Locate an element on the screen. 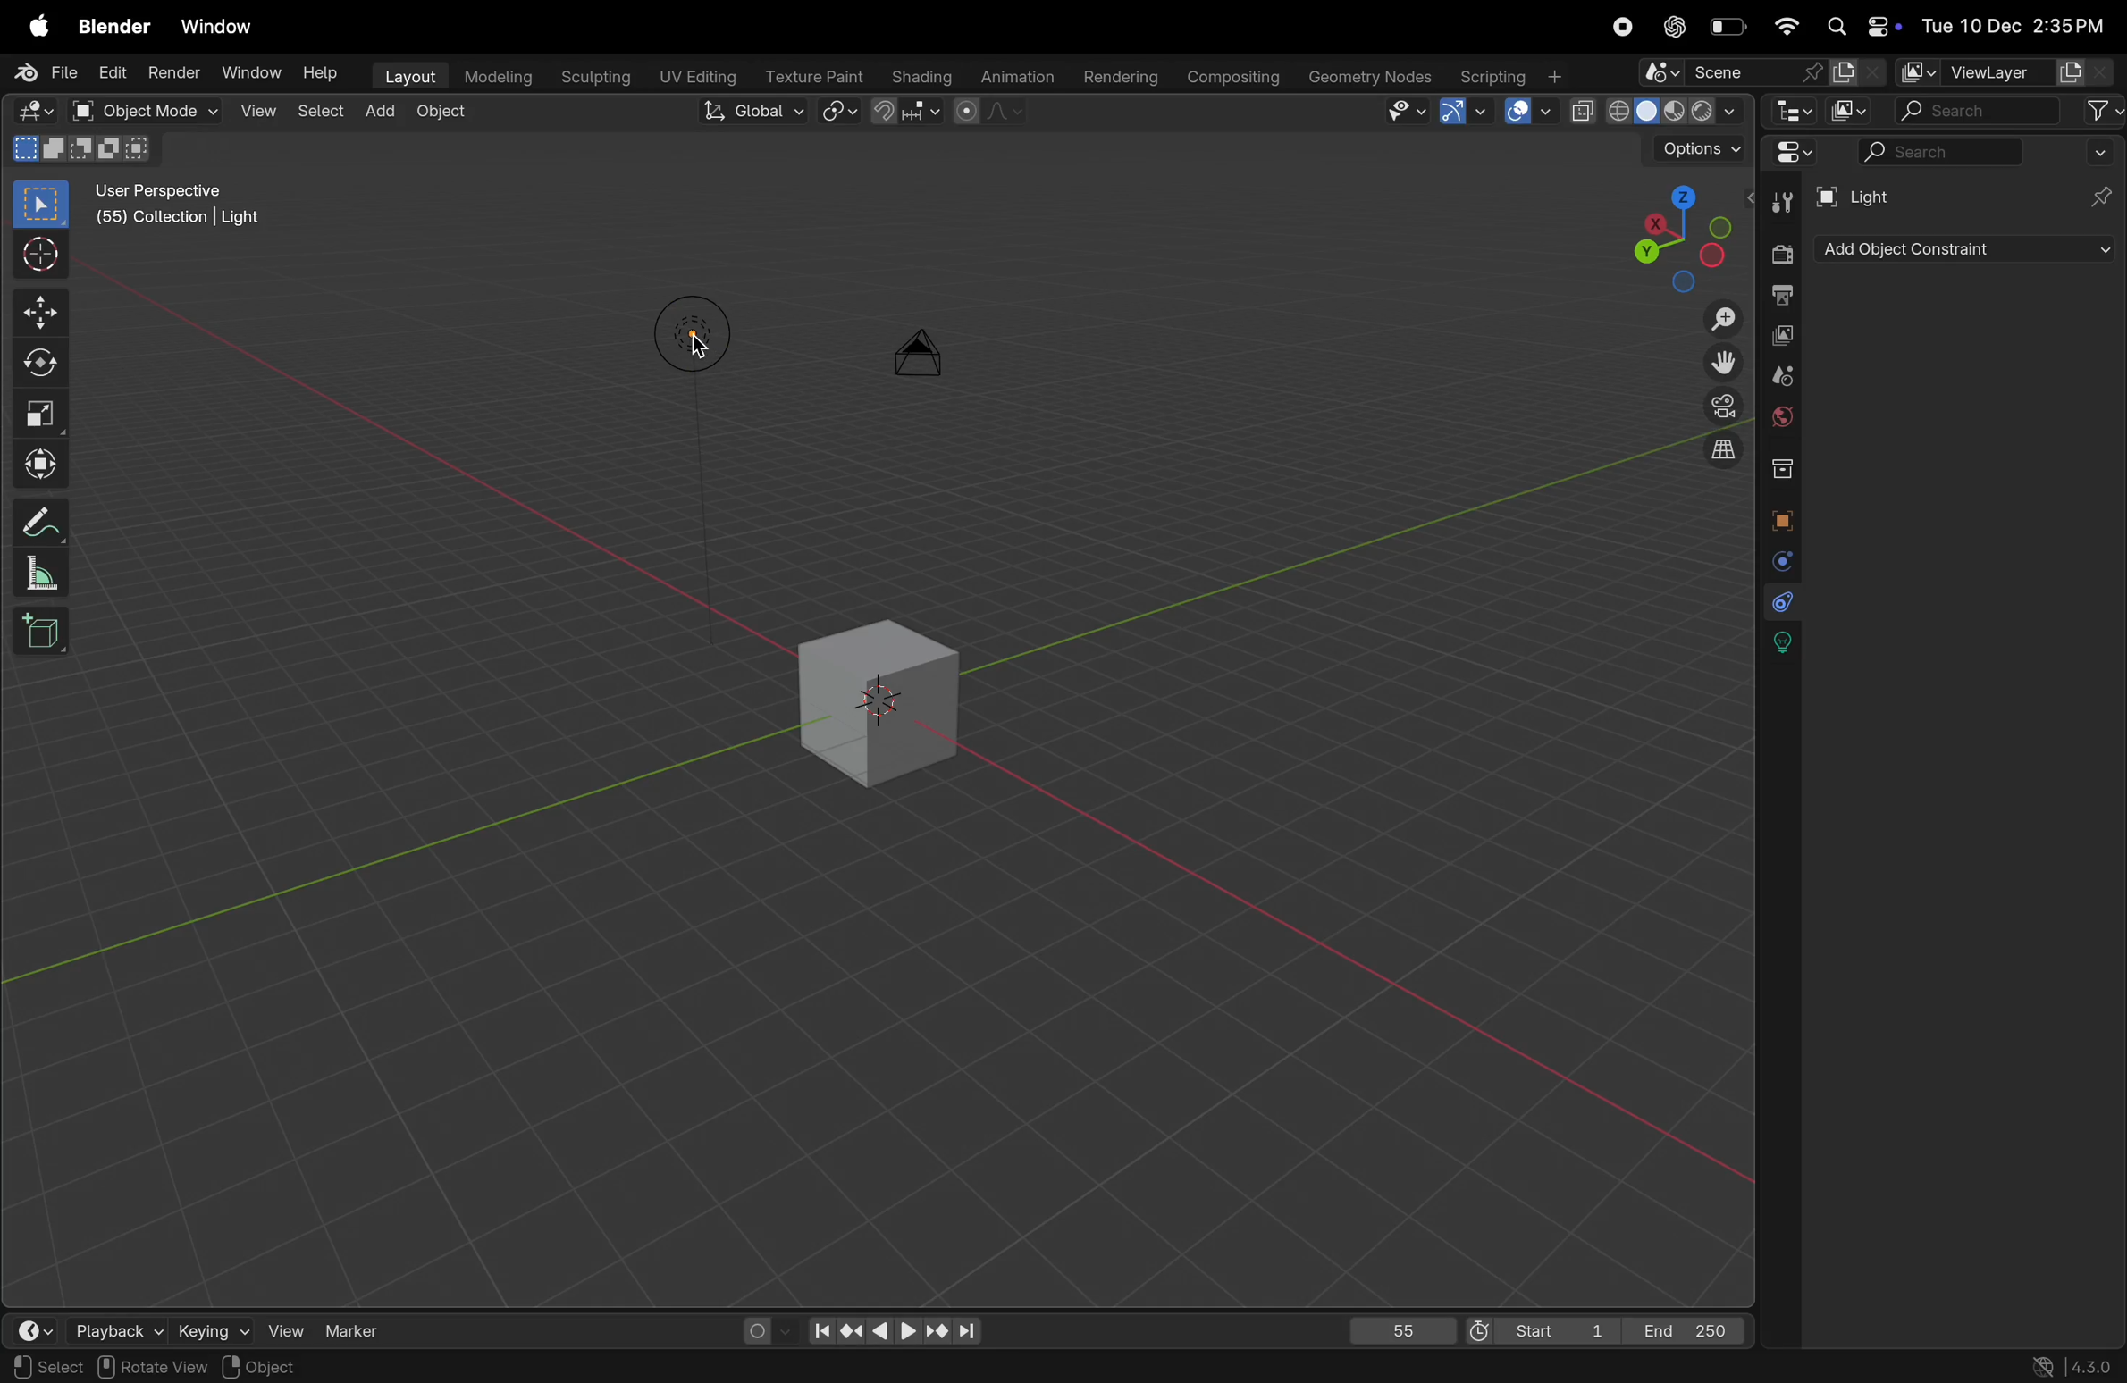 This screenshot has height=1383, width=2127. 3d cube is located at coordinates (883, 693).